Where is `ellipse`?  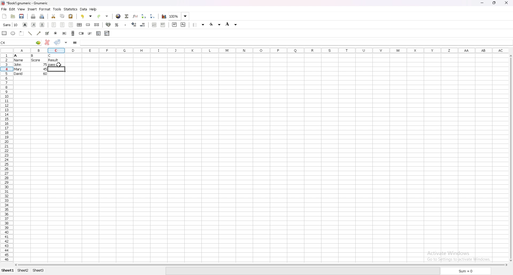 ellipse is located at coordinates (13, 33).